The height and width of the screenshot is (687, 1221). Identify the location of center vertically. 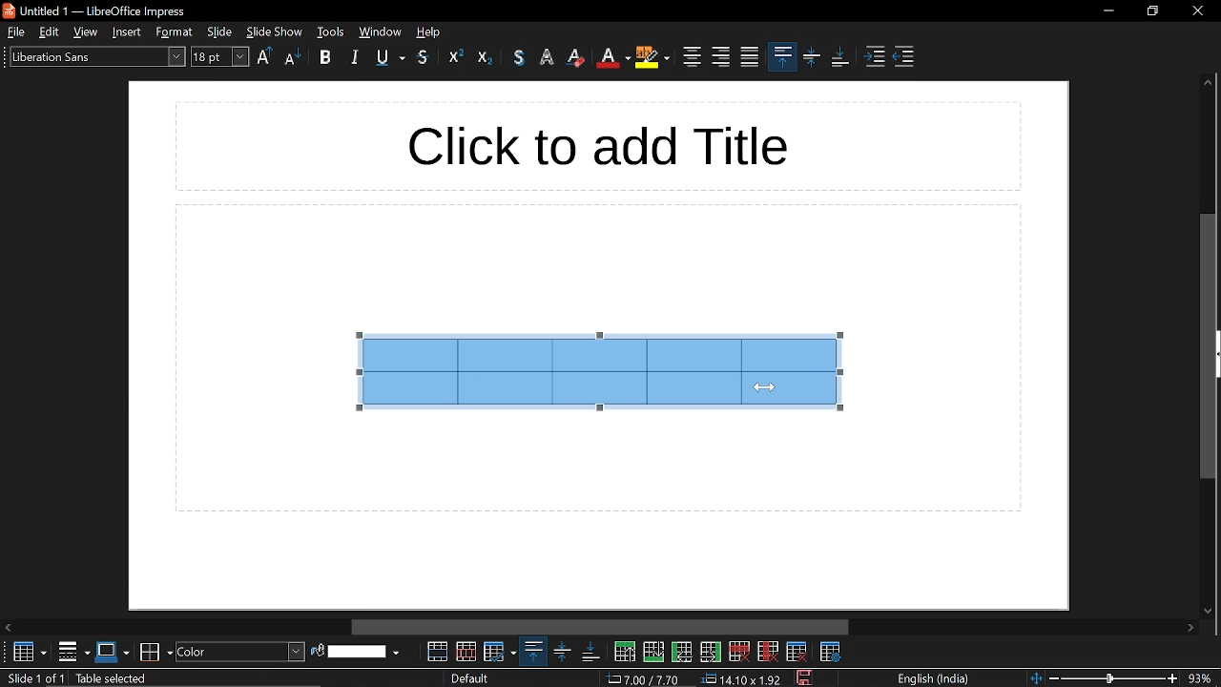
(814, 59).